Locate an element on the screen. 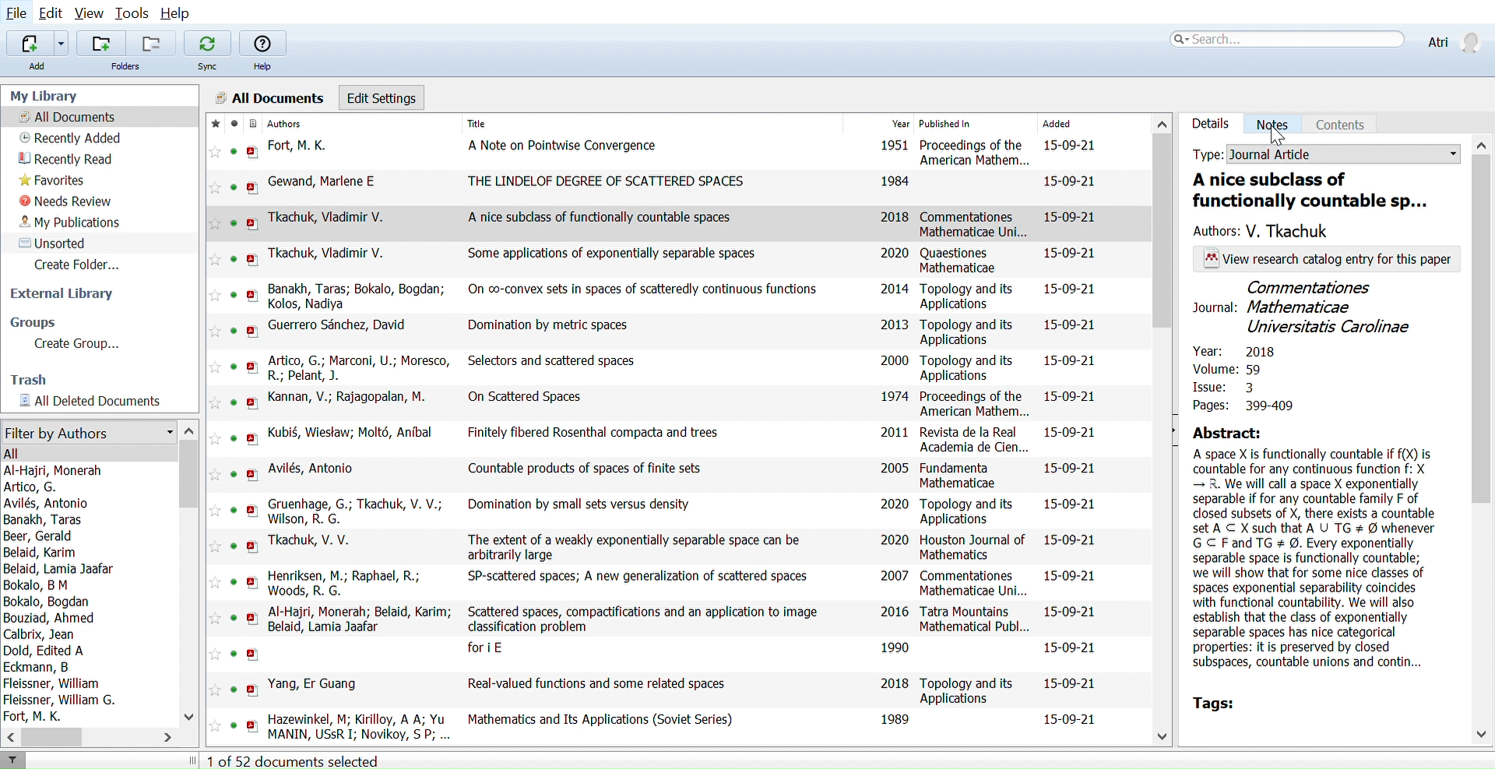 This screenshot has width=1495, height=769. Title is located at coordinates (477, 122).